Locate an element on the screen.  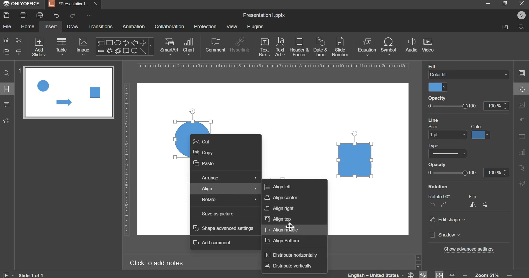
image setting is located at coordinates (521, 104).